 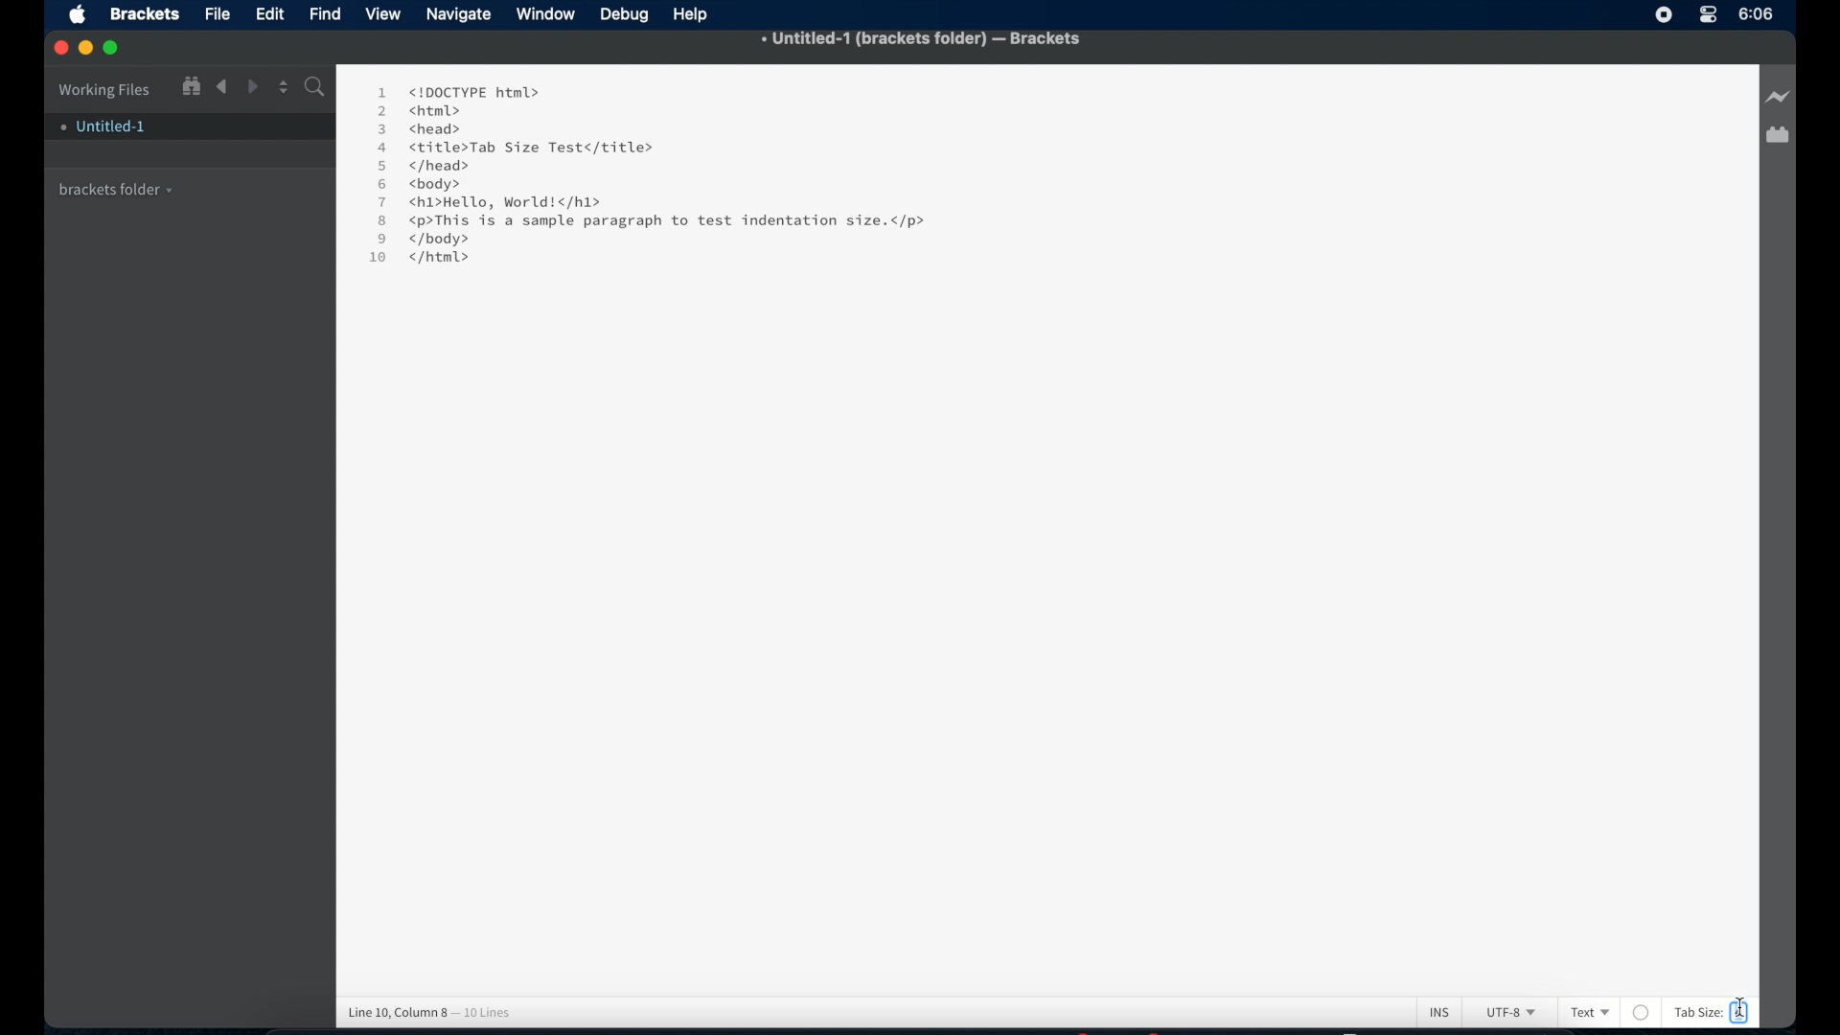 I want to click on View, so click(x=386, y=14).